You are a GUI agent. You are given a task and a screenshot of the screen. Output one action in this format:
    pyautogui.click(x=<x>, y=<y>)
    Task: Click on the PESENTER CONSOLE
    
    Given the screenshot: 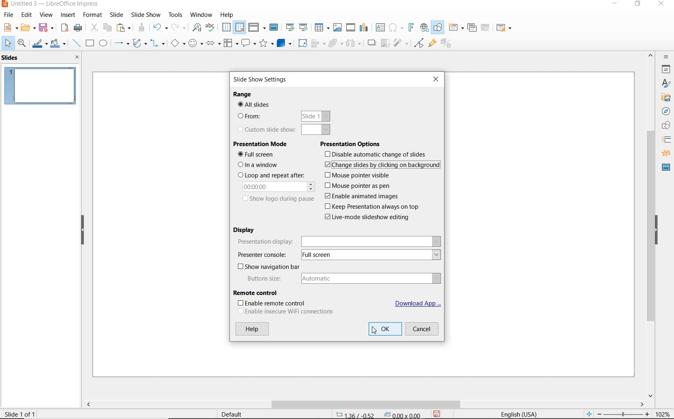 What is the action you would take?
    pyautogui.click(x=337, y=255)
    